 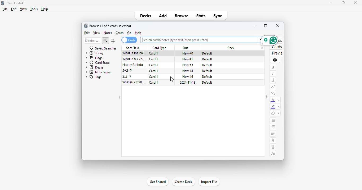 What do you see at coordinates (355, 2) in the screenshot?
I see `close` at bounding box center [355, 2].